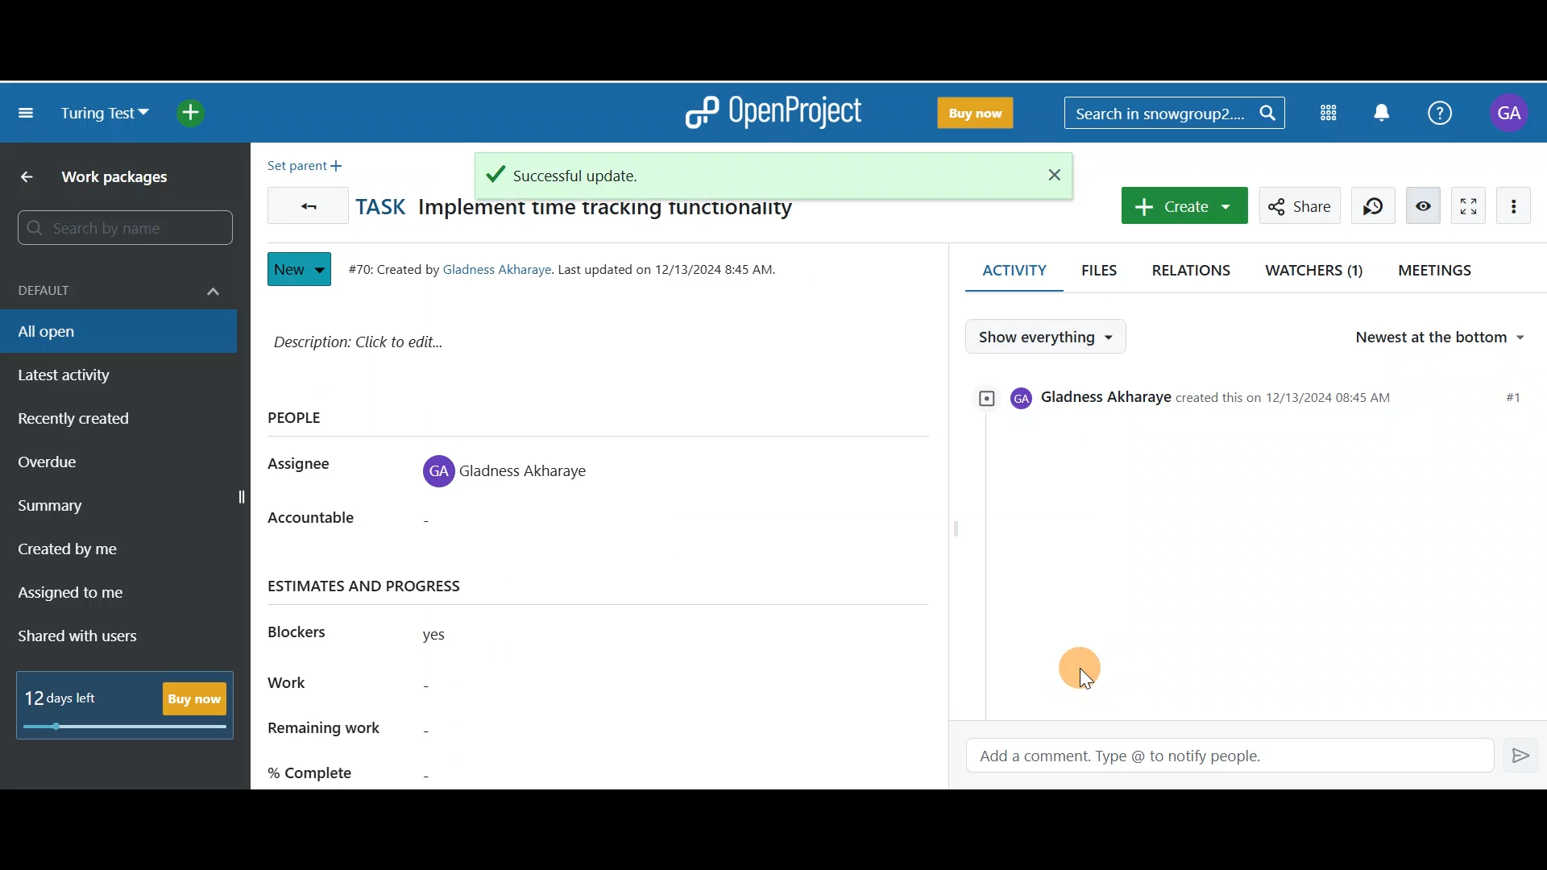 The height and width of the screenshot is (870, 1547). What do you see at coordinates (122, 180) in the screenshot?
I see `Work packages` at bounding box center [122, 180].